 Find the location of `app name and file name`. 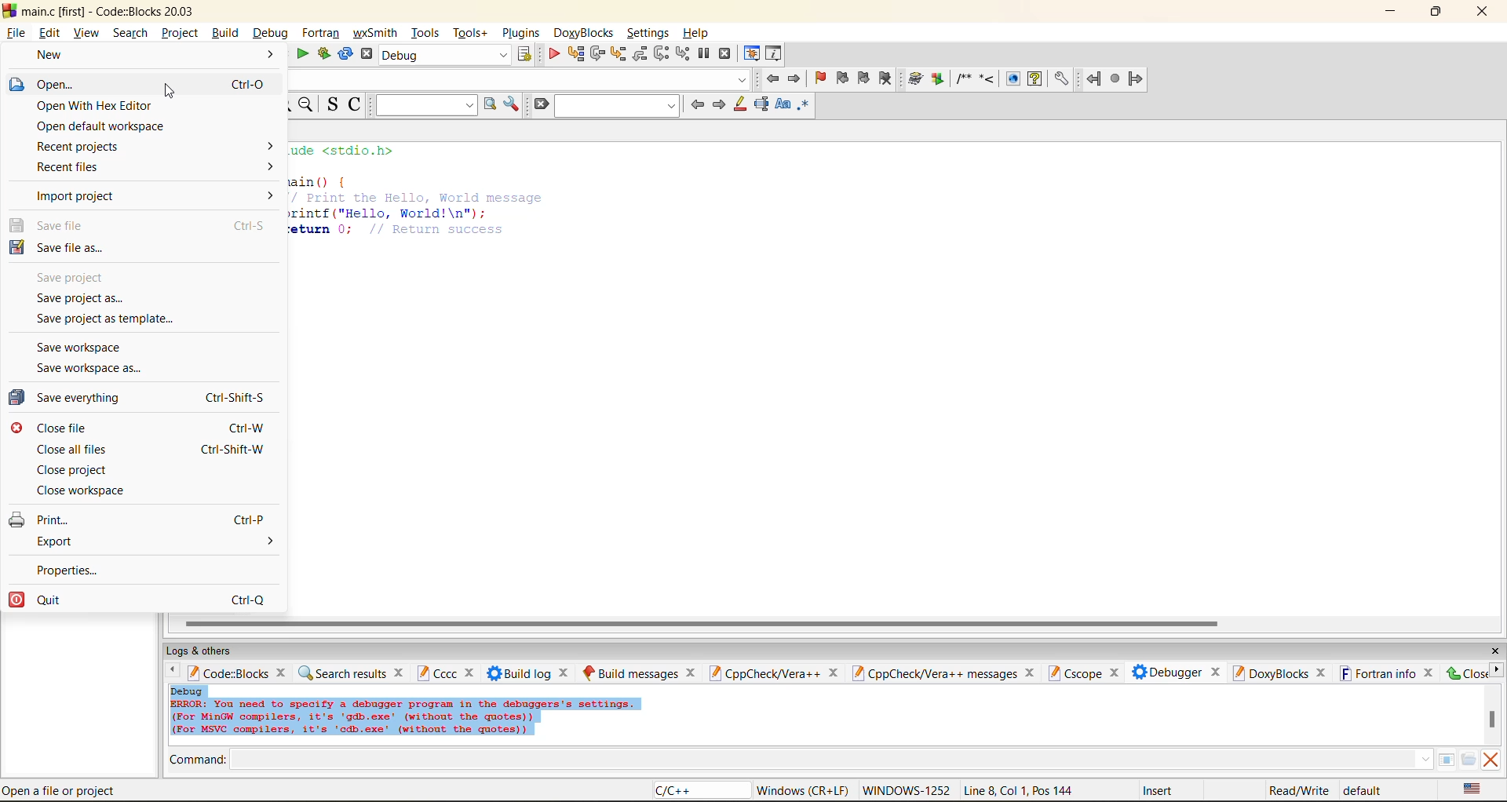

app name and file name is located at coordinates (111, 10).